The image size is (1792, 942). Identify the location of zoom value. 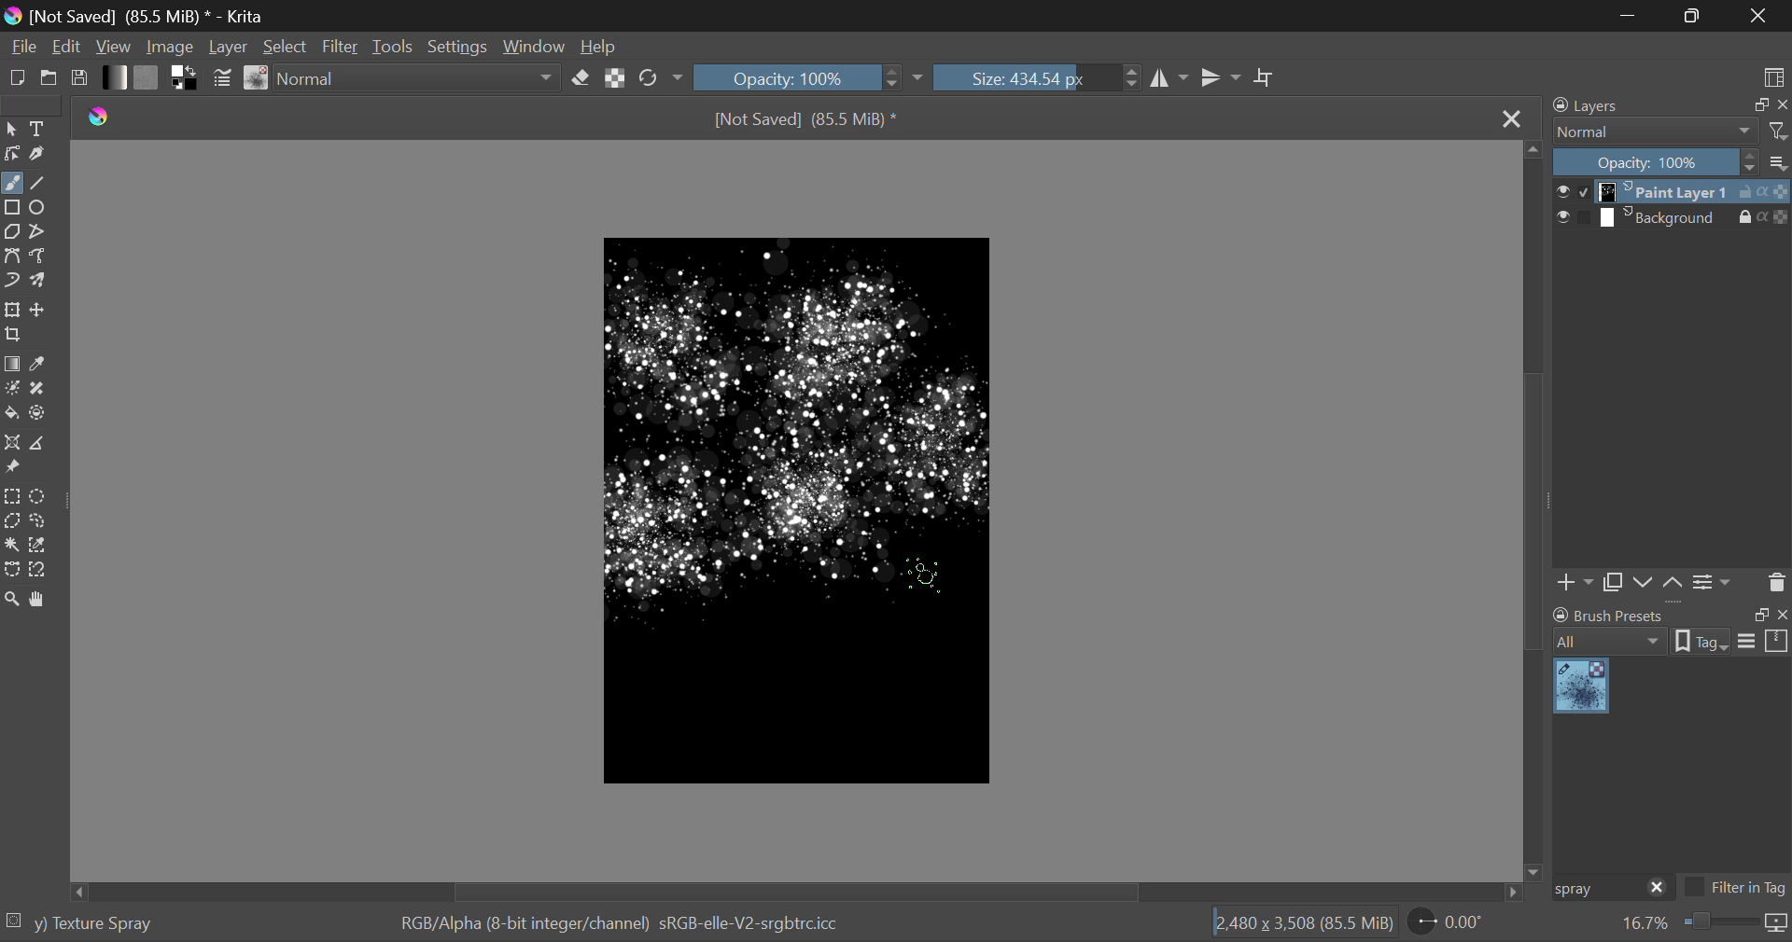
(1645, 924).